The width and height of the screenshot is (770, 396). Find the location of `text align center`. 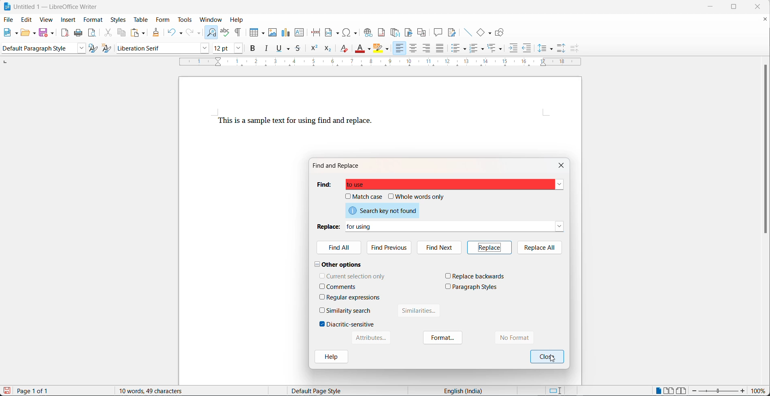

text align center is located at coordinates (413, 49).